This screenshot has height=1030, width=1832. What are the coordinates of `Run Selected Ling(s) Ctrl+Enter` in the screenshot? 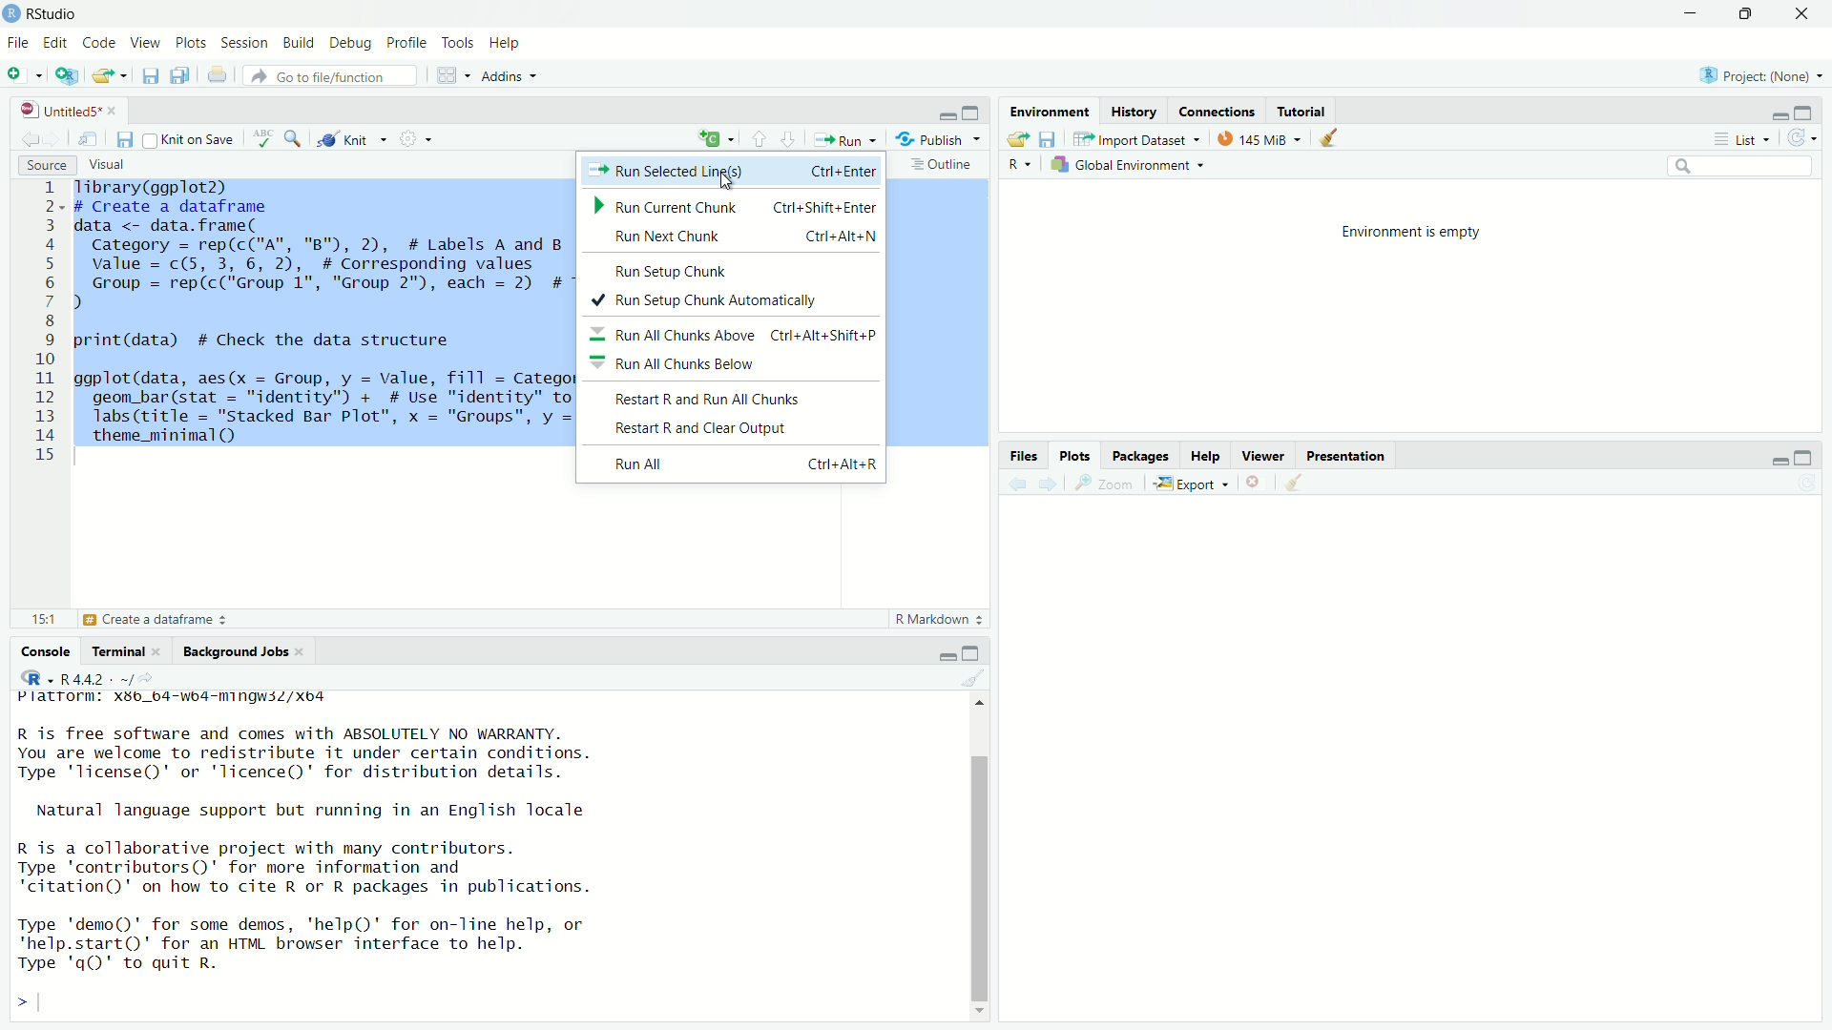 It's located at (734, 174).